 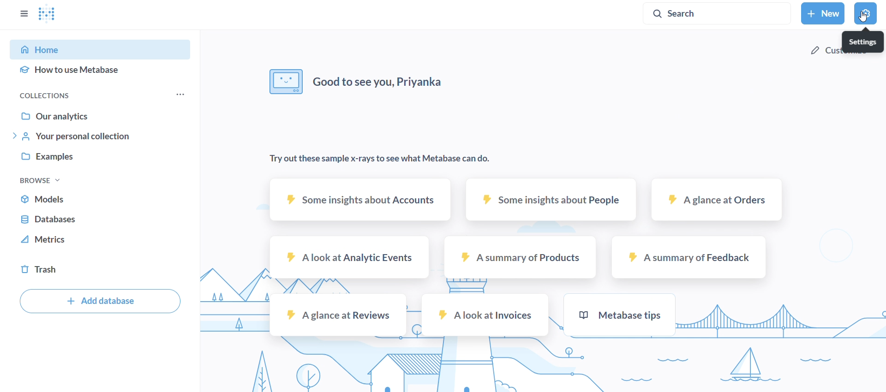 I want to click on home, so click(x=104, y=49).